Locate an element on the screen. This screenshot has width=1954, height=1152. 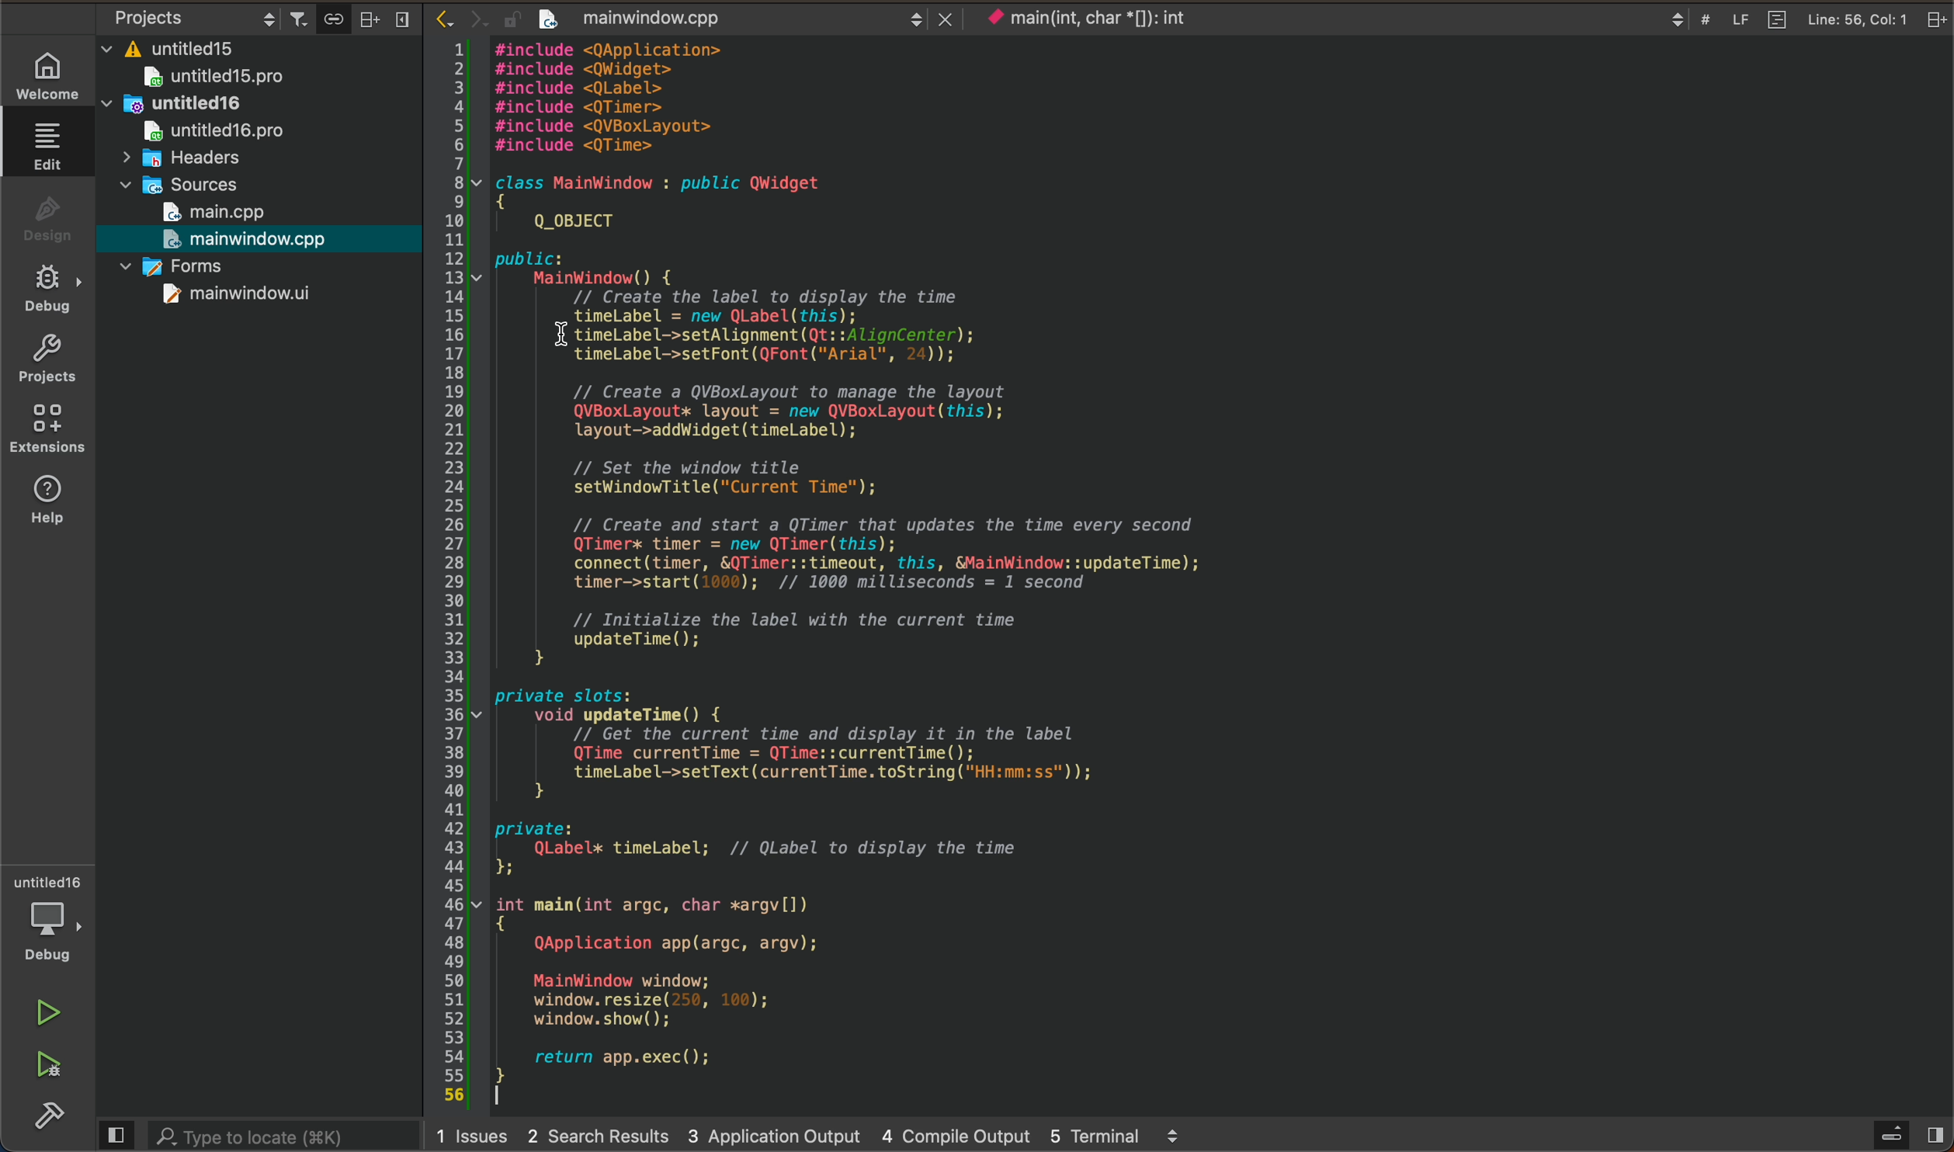
main.cpp is located at coordinates (261, 215).